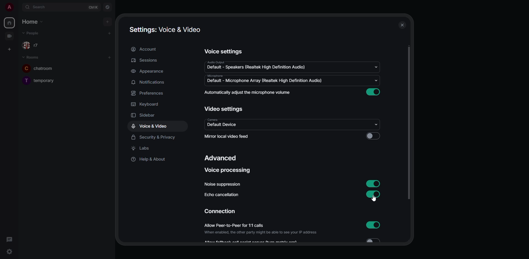  What do you see at coordinates (225, 109) in the screenshot?
I see `video settings` at bounding box center [225, 109].